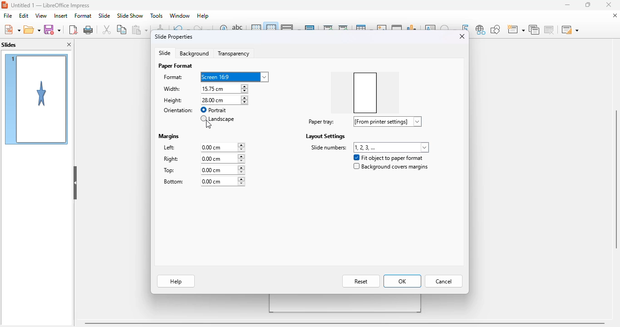 The image size is (620, 327). I want to click on open, so click(32, 30).